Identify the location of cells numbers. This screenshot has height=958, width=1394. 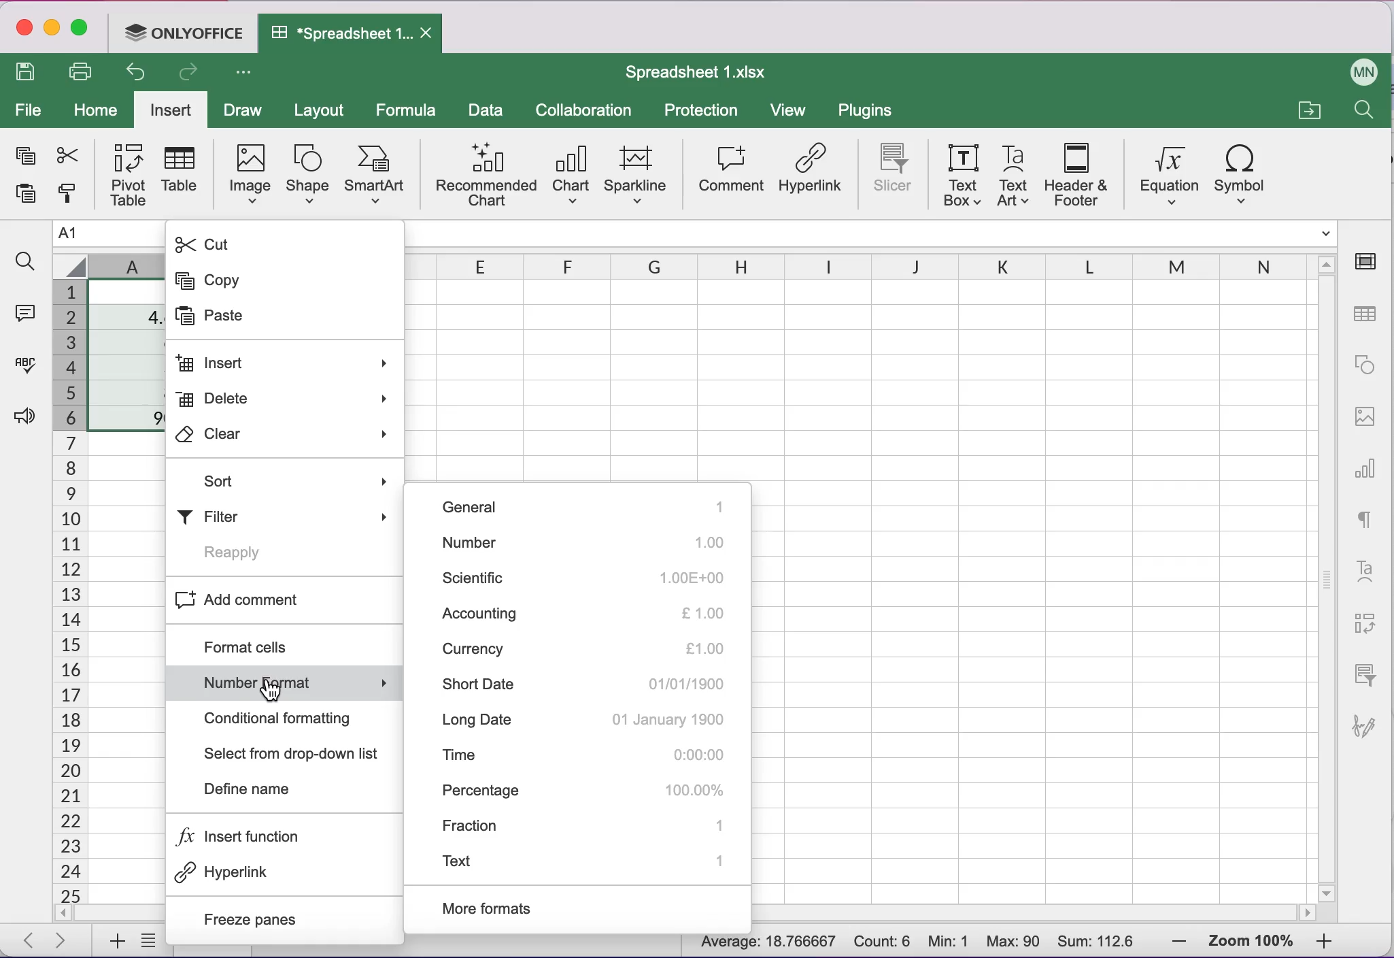
(66, 591).